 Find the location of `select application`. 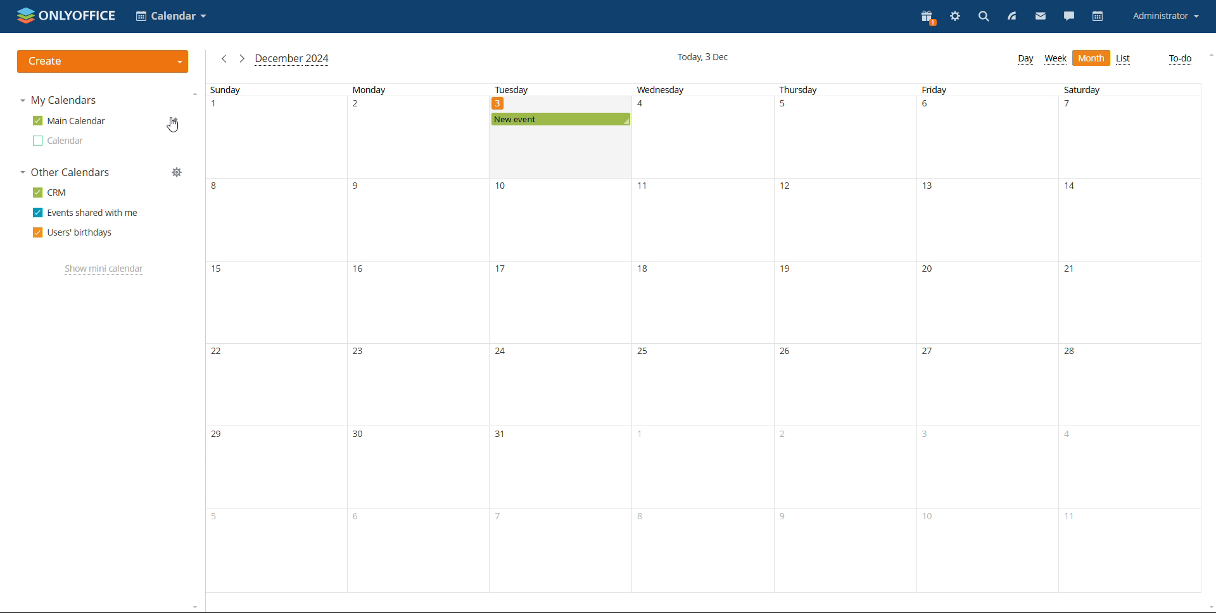

select application is located at coordinates (172, 16).